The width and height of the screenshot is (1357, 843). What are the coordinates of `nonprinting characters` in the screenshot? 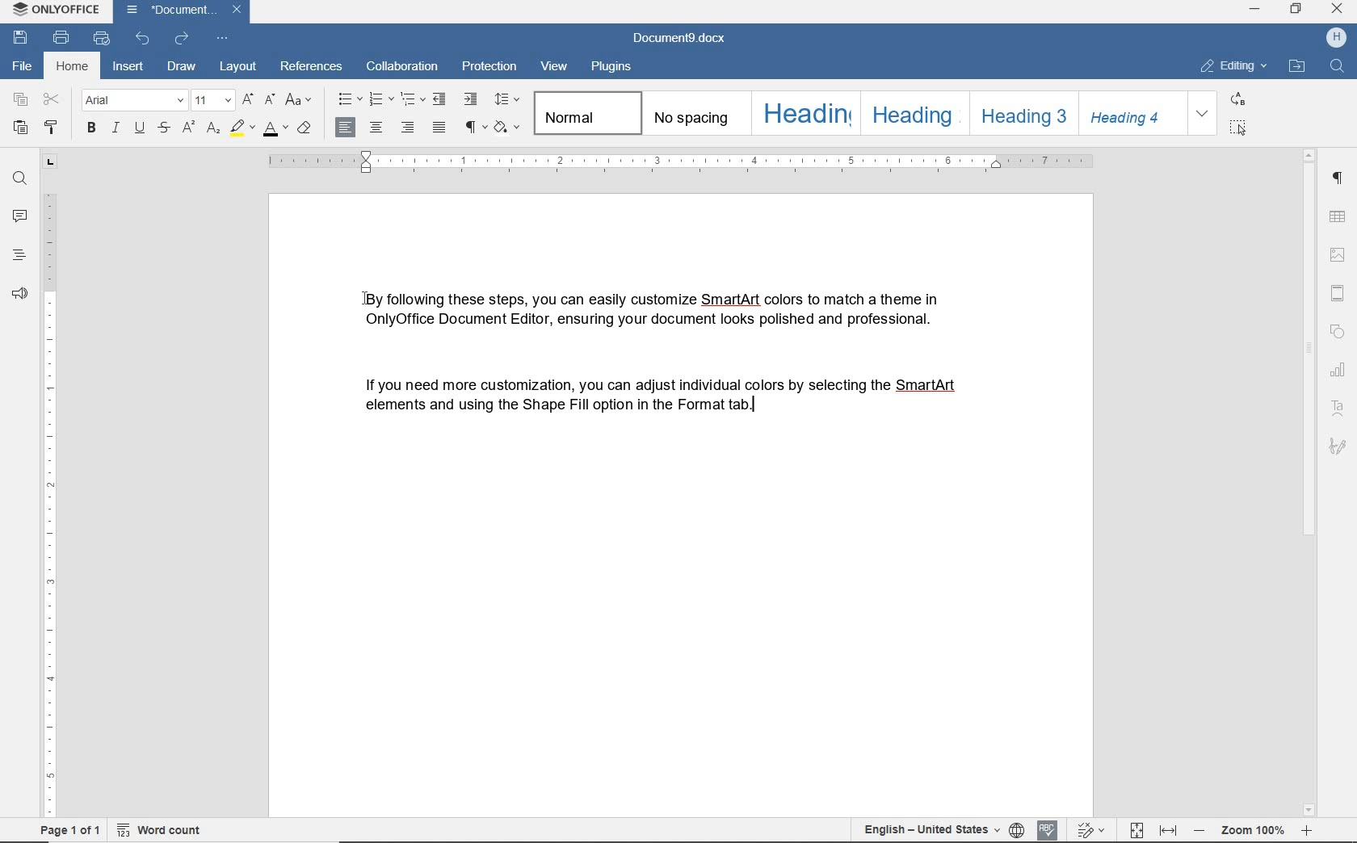 It's located at (476, 128).